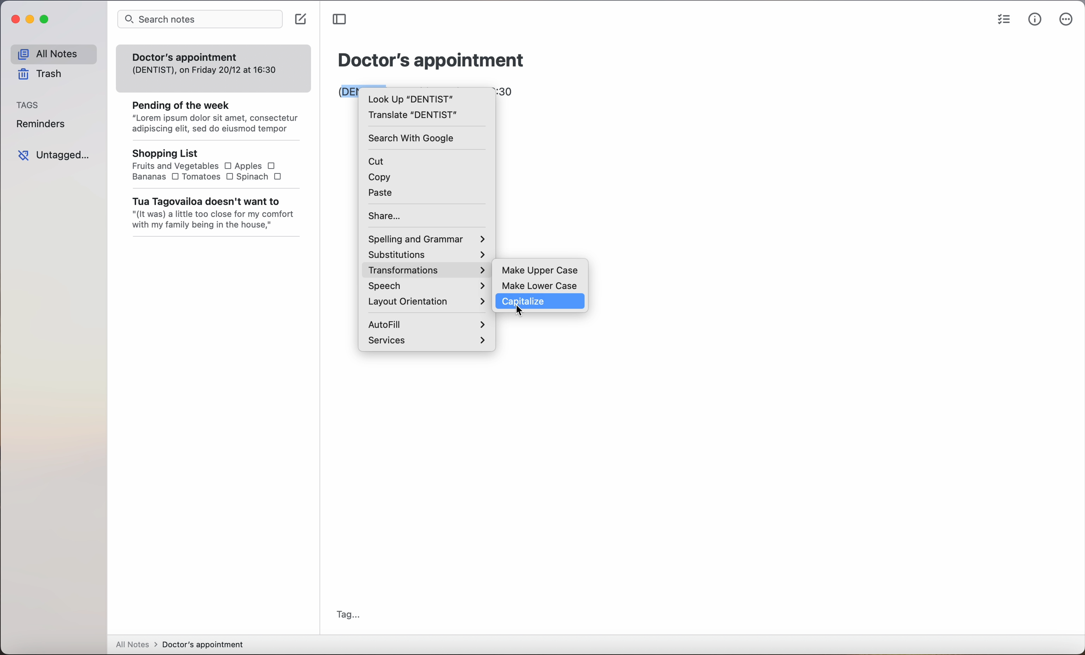  Describe the element at coordinates (211, 213) in the screenshot. I see `Tua Tagovailoa doesn't want to
"(It was) a little too close for my comfort
with my family being in the house,"` at that location.